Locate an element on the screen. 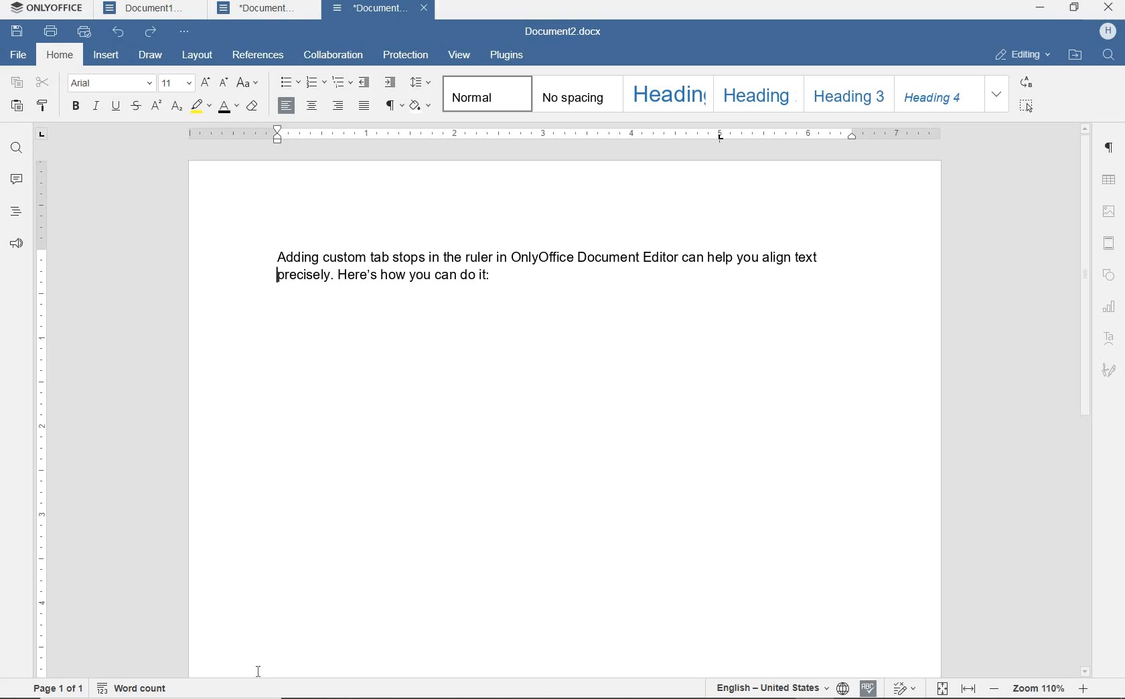 This screenshot has width=1125, height=699. customize quick access toolbar is located at coordinates (187, 33).